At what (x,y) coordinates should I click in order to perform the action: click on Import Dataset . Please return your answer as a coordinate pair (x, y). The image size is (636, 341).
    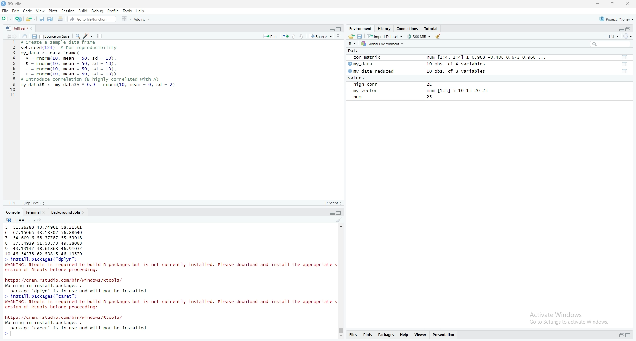
    Looking at the image, I should click on (385, 36).